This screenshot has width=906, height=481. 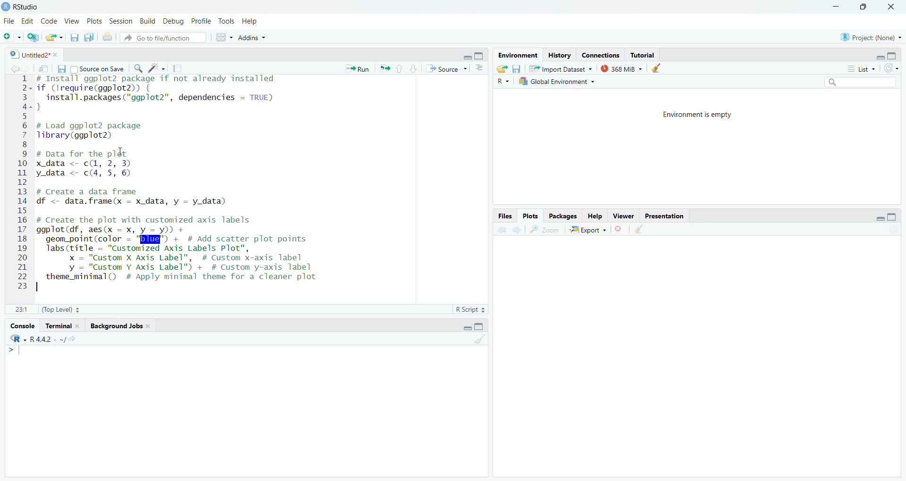 What do you see at coordinates (387, 70) in the screenshot?
I see `export` at bounding box center [387, 70].